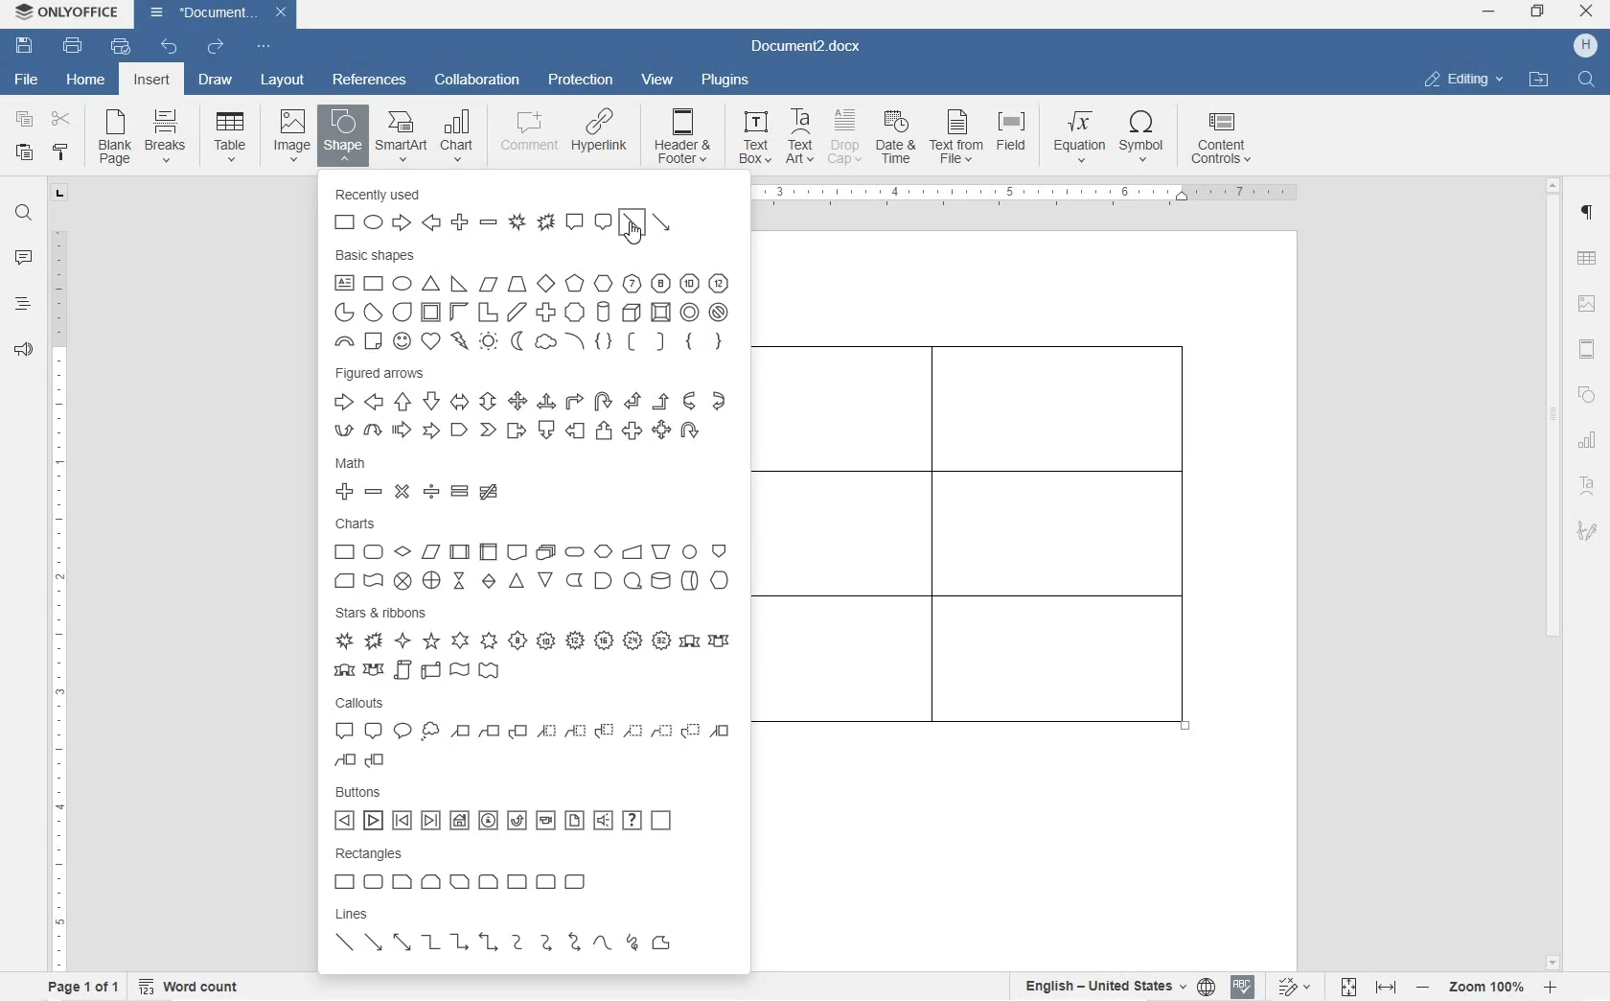 The height and width of the screenshot is (1001, 1610). Describe the element at coordinates (1488, 12) in the screenshot. I see `minimize` at that location.